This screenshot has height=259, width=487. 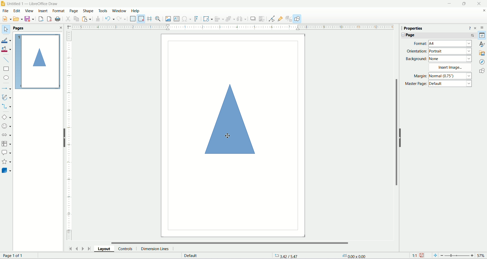 I want to click on Shadow, so click(x=253, y=19).